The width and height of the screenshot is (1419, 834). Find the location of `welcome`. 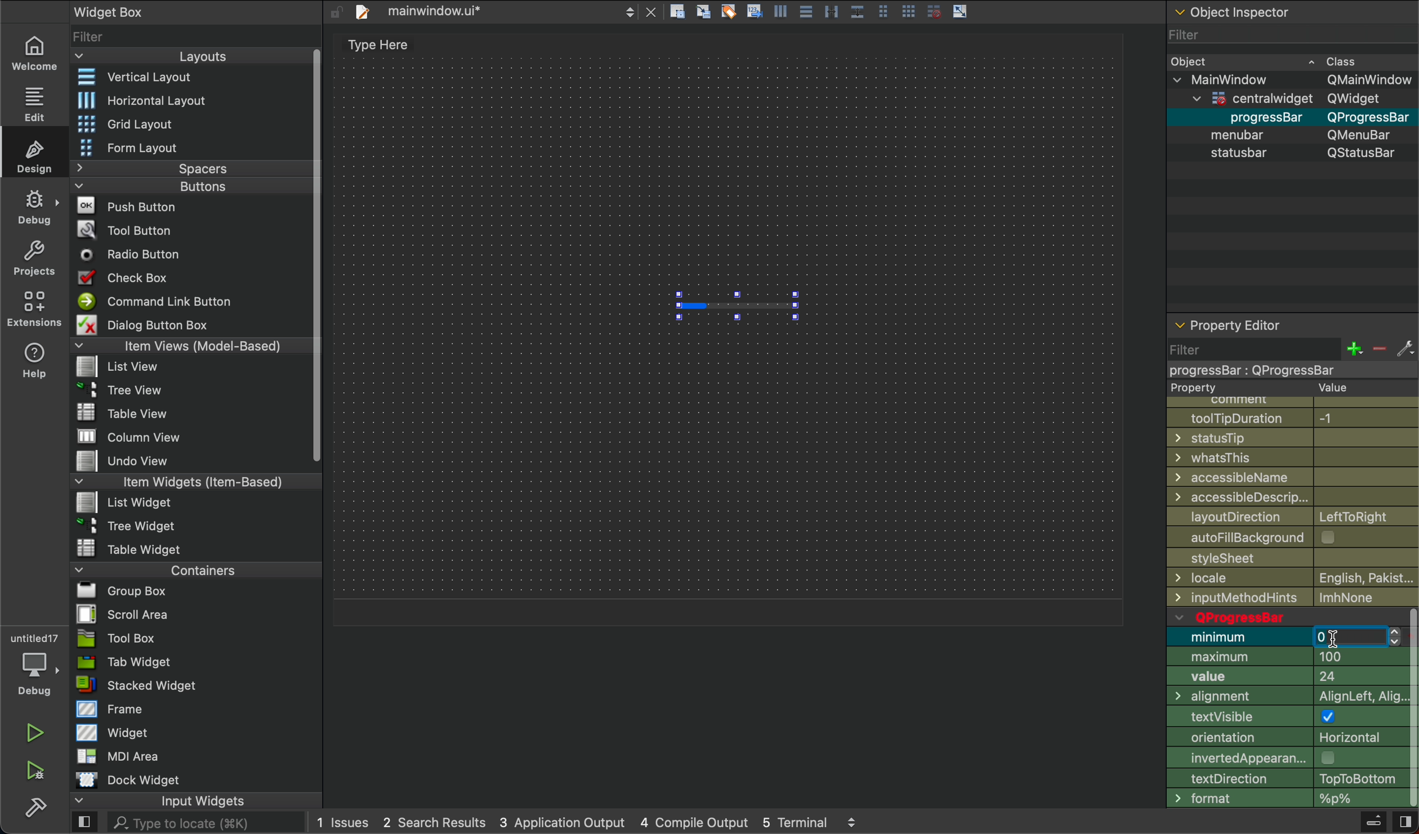

welcome is located at coordinates (33, 51).